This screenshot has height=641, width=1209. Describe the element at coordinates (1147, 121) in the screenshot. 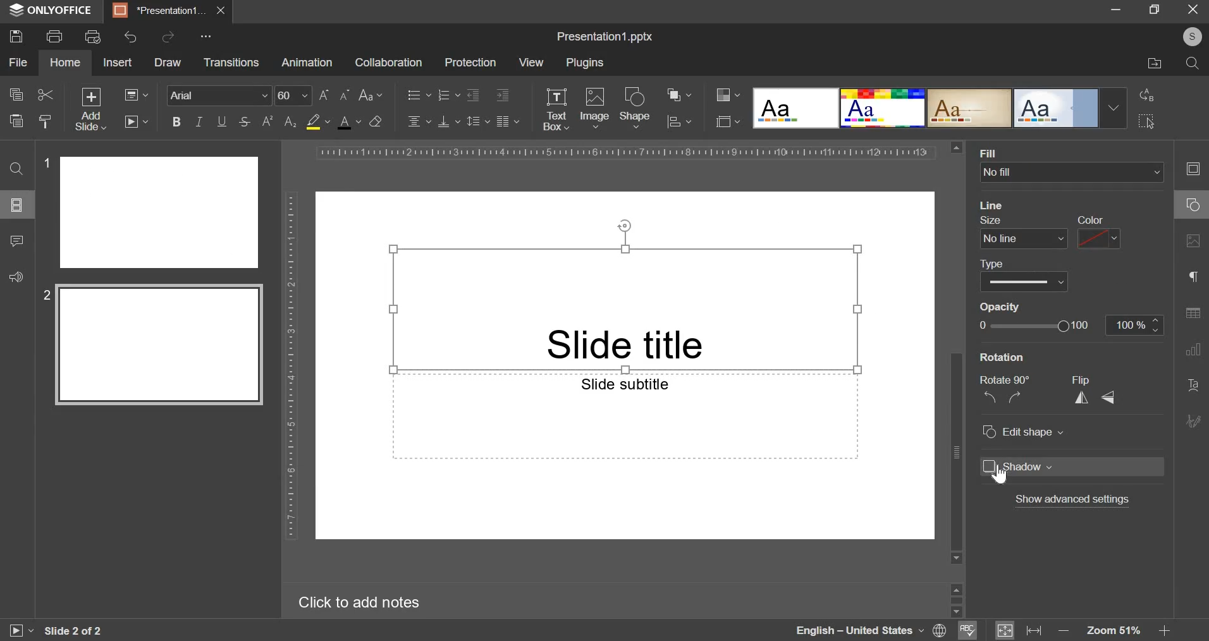

I see `select` at that location.